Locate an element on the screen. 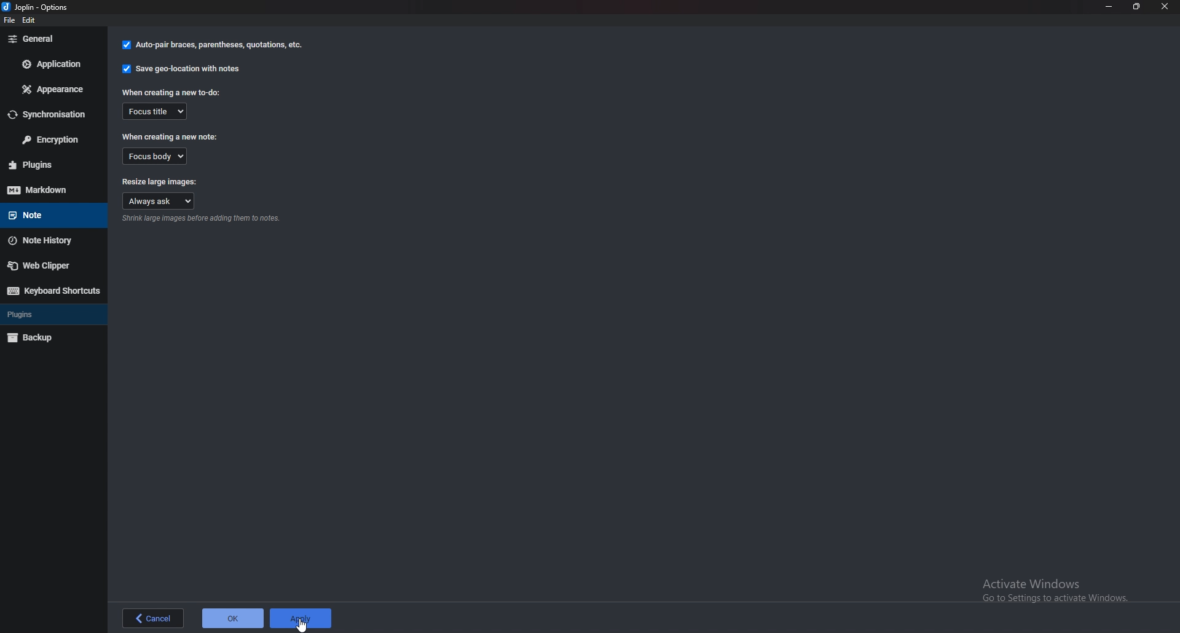 This screenshot has height=633, width=1180. Web Clipper is located at coordinates (52, 264).